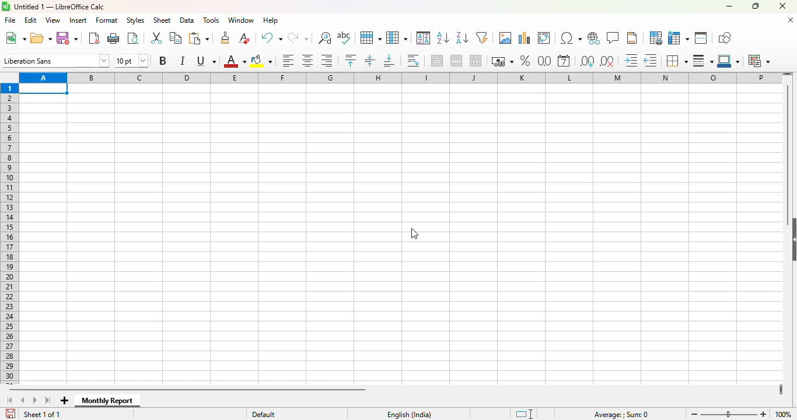 The image size is (797, 420). I want to click on format as currency, so click(502, 61).